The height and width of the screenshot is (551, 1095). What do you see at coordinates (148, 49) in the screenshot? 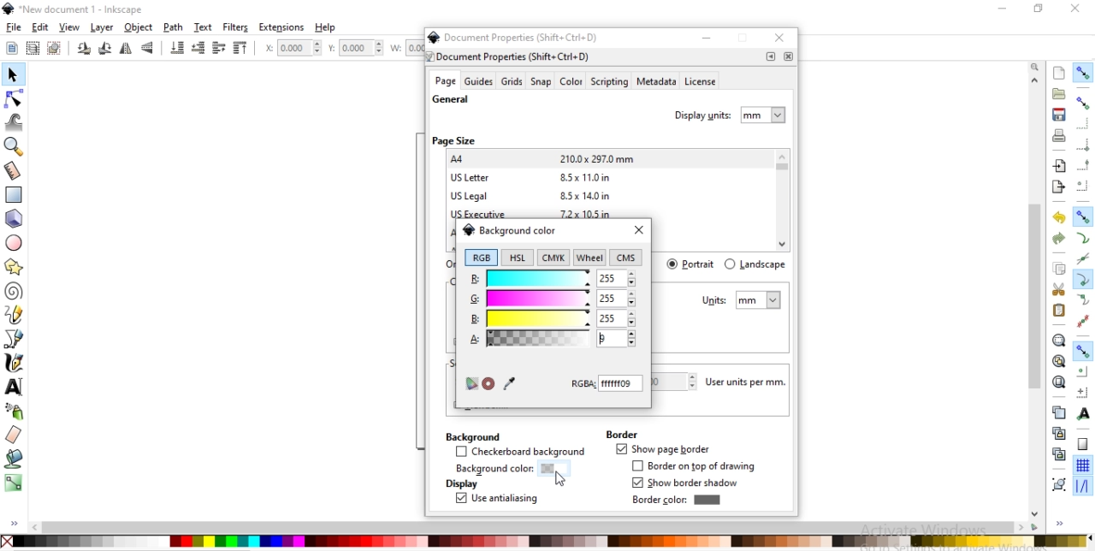
I see `flip vertically` at bounding box center [148, 49].